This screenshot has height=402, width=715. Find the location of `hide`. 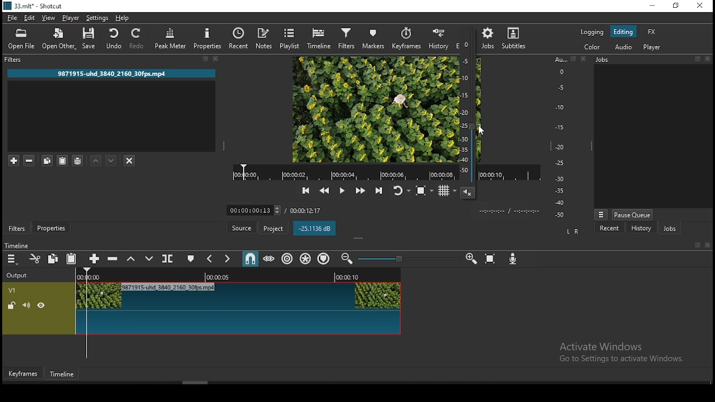

hide is located at coordinates (41, 305).